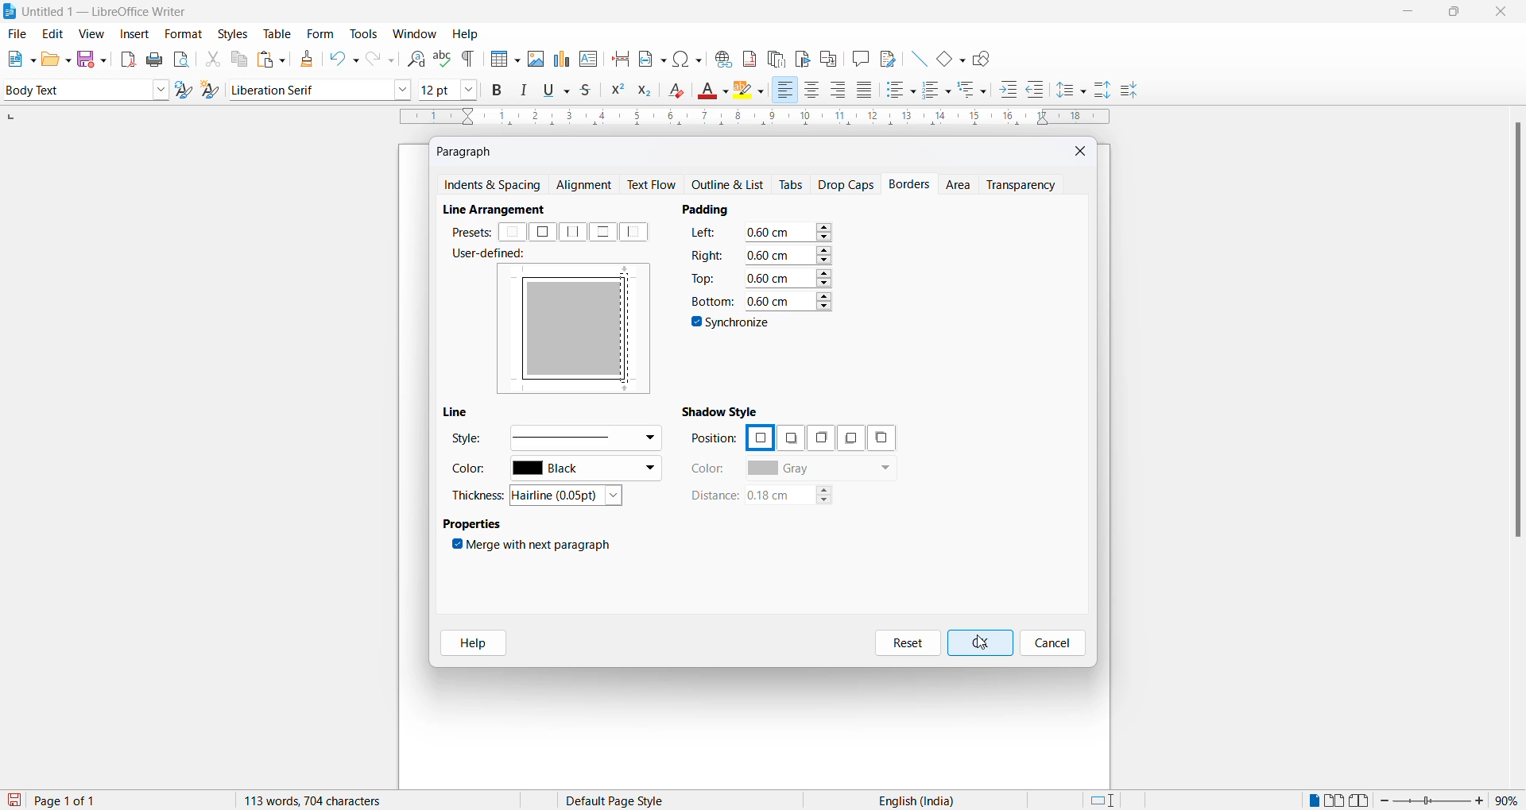  What do you see at coordinates (866, 91) in the screenshot?
I see `justified` at bounding box center [866, 91].